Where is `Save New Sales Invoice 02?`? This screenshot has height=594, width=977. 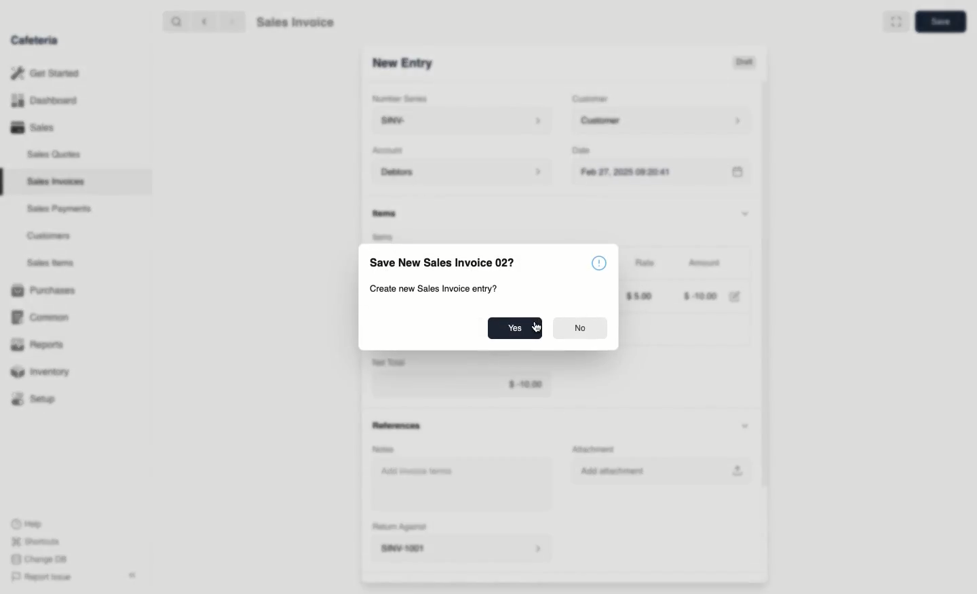
Save New Sales Invoice 02? is located at coordinates (444, 263).